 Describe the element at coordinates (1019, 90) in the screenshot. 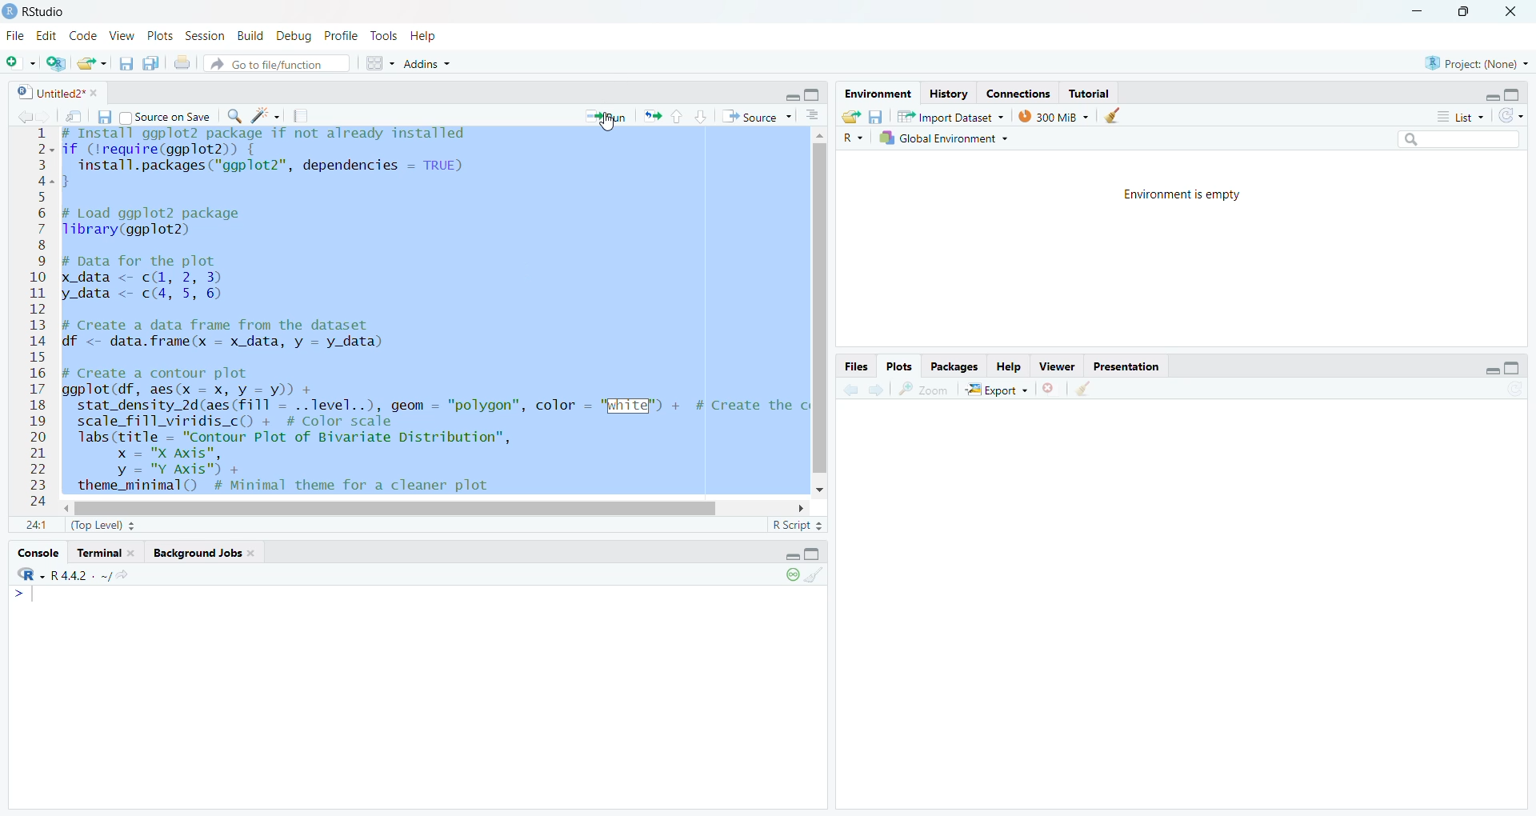

I see `Eades` at that location.